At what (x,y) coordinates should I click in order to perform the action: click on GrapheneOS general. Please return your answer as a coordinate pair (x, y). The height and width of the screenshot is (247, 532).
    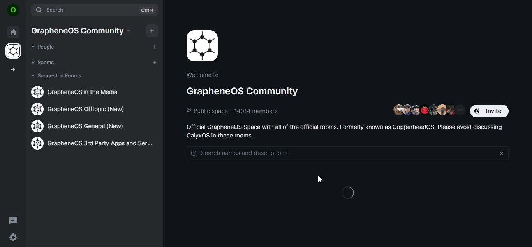
    Looking at the image, I should click on (78, 126).